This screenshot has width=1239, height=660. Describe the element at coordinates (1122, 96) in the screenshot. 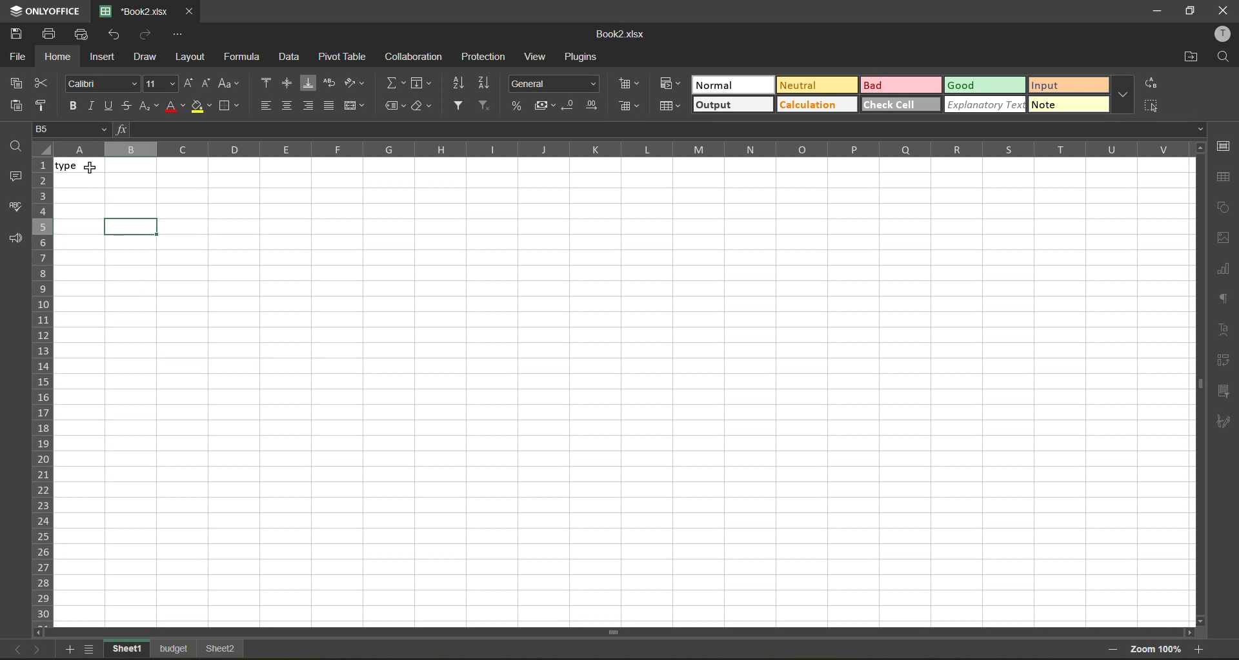

I see `more options` at that location.